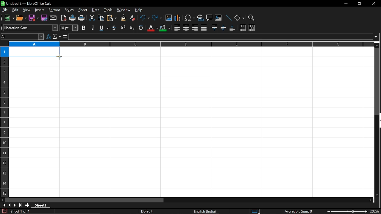 Image resolution: width=381 pixels, height=214 pixels. I want to click on align bottom, so click(232, 28).